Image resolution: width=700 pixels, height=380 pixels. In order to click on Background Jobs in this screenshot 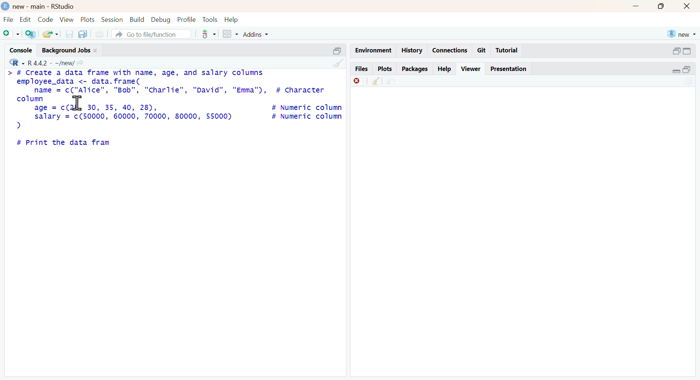, I will do `click(71, 51)`.